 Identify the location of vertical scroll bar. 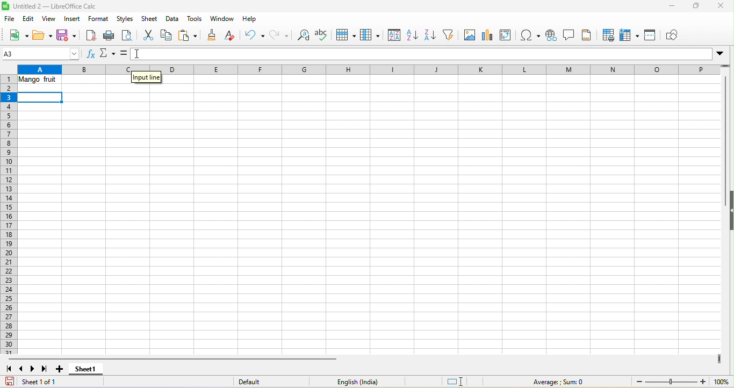
(724, 131).